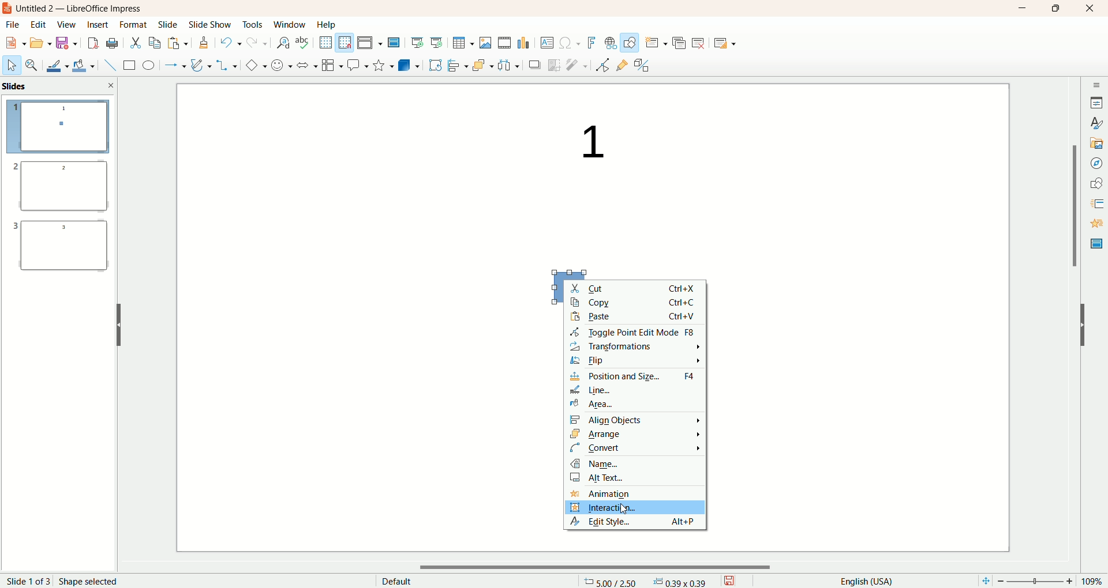  I want to click on align objects, so click(639, 420).